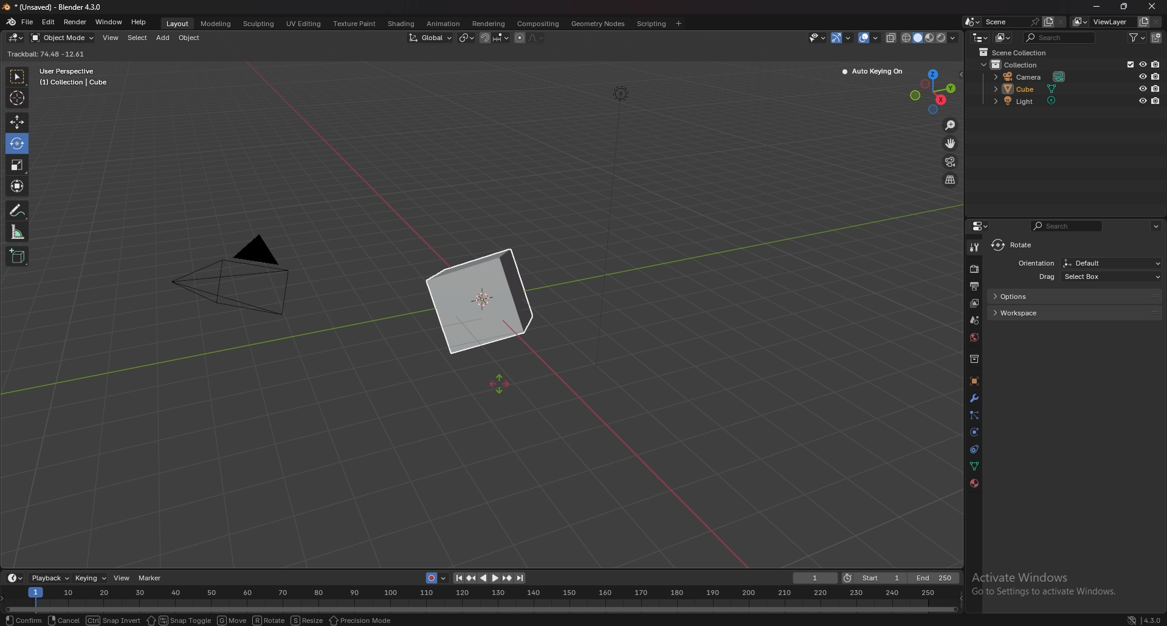 This screenshot has width=1167, height=626. What do you see at coordinates (179, 620) in the screenshot?
I see `snap toggle` at bounding box center [179, 620].